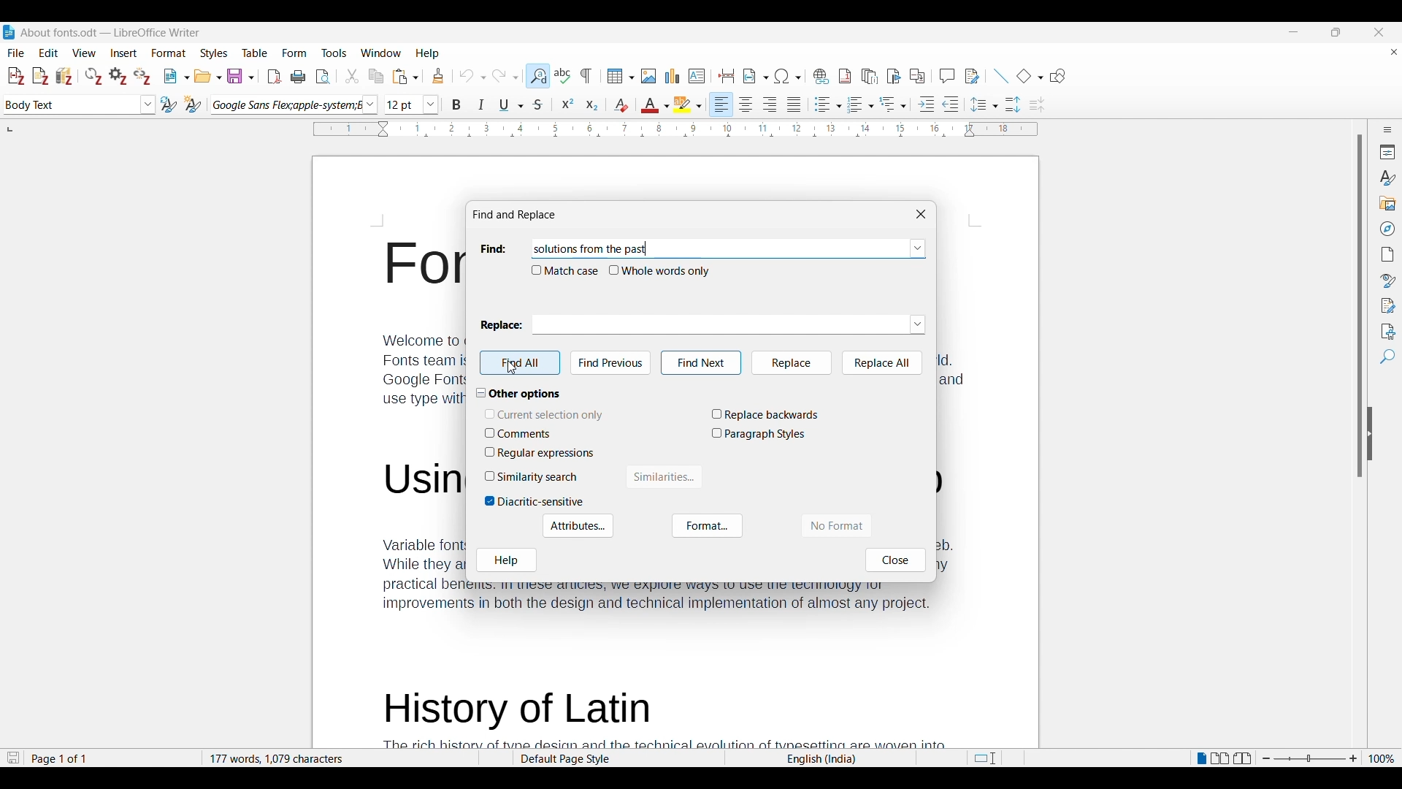  I want to click on Insert table, so click(621, 76).